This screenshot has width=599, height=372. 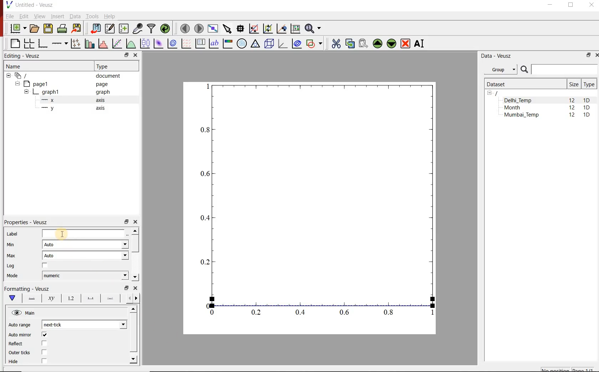 What do you see at coordinates (11, 298) in the screenshot?
I see `Main formatting` at bounding box center [11, 298].